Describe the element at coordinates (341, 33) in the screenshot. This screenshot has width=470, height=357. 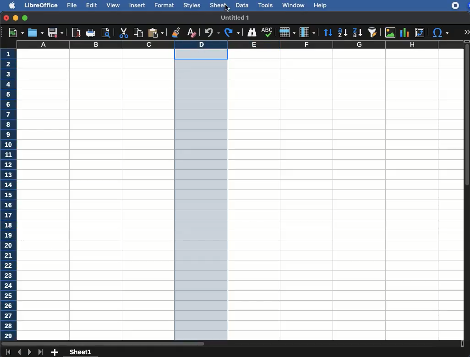
I see `ascending` at that location.